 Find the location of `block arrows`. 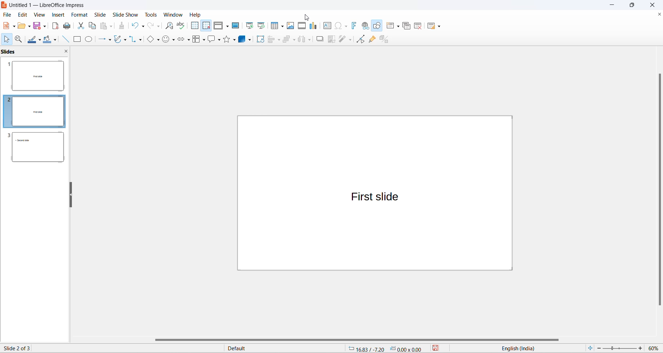

block arrows is located at coordinates (181, 39).